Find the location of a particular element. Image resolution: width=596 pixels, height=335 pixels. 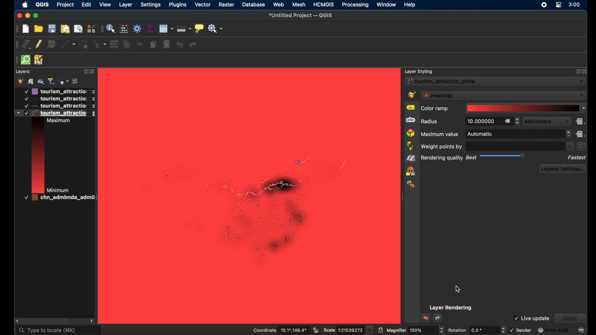

color ramp is located at coordinates (434, 109).